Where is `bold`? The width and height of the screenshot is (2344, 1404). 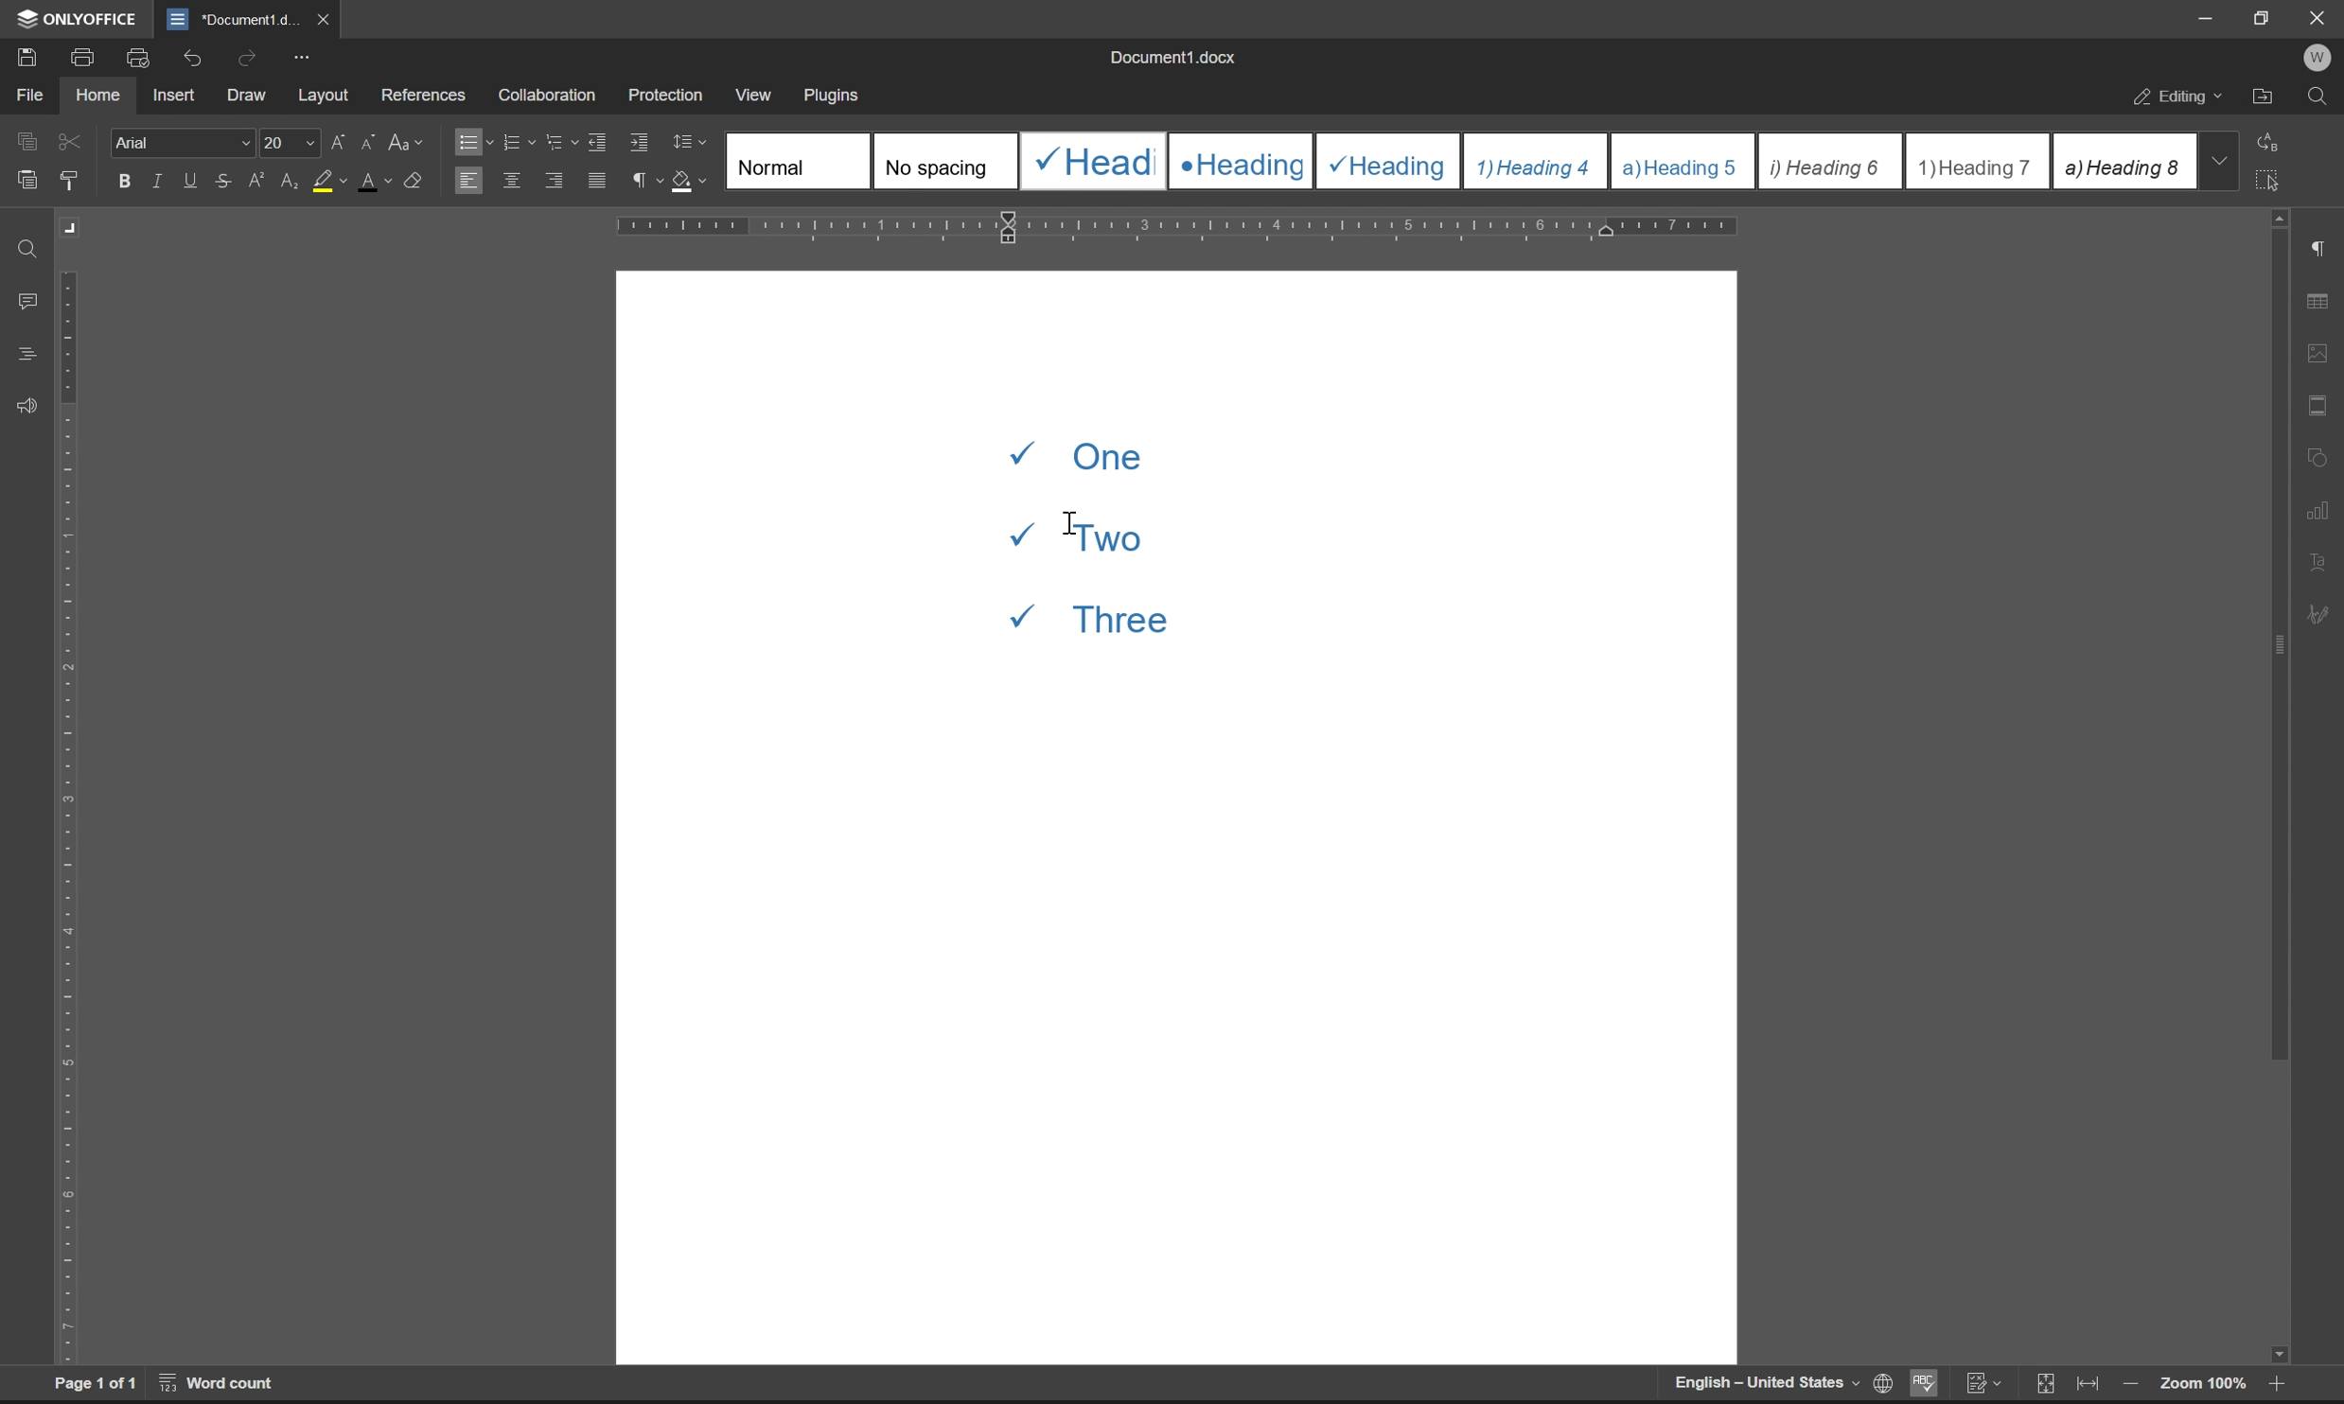 bold is located at coordinates (125, 182).